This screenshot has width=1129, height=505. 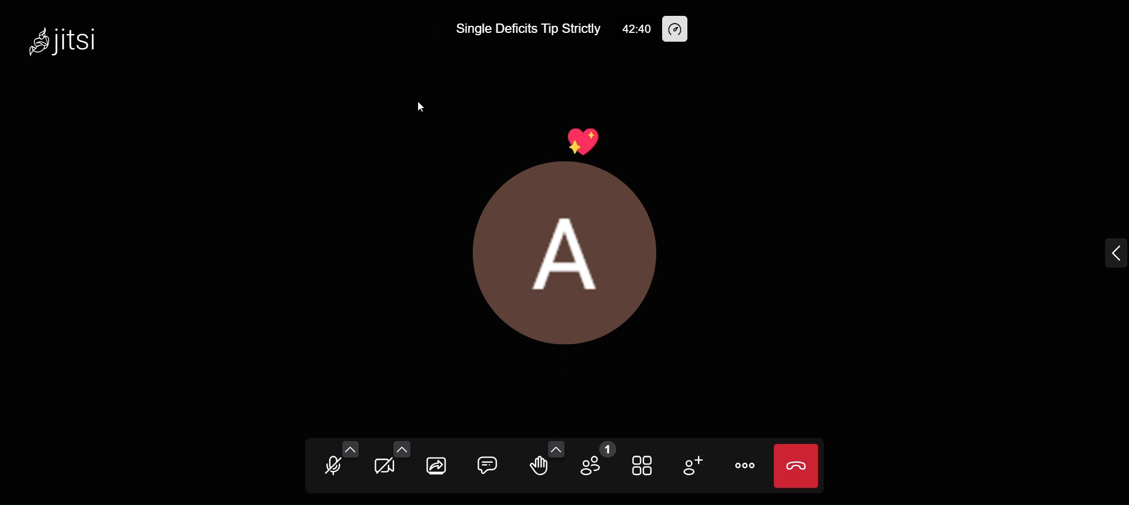 What do you see at coordinates (68, 45) in the screenshot?
I see `jitsi` at bounding box center [68, 45].